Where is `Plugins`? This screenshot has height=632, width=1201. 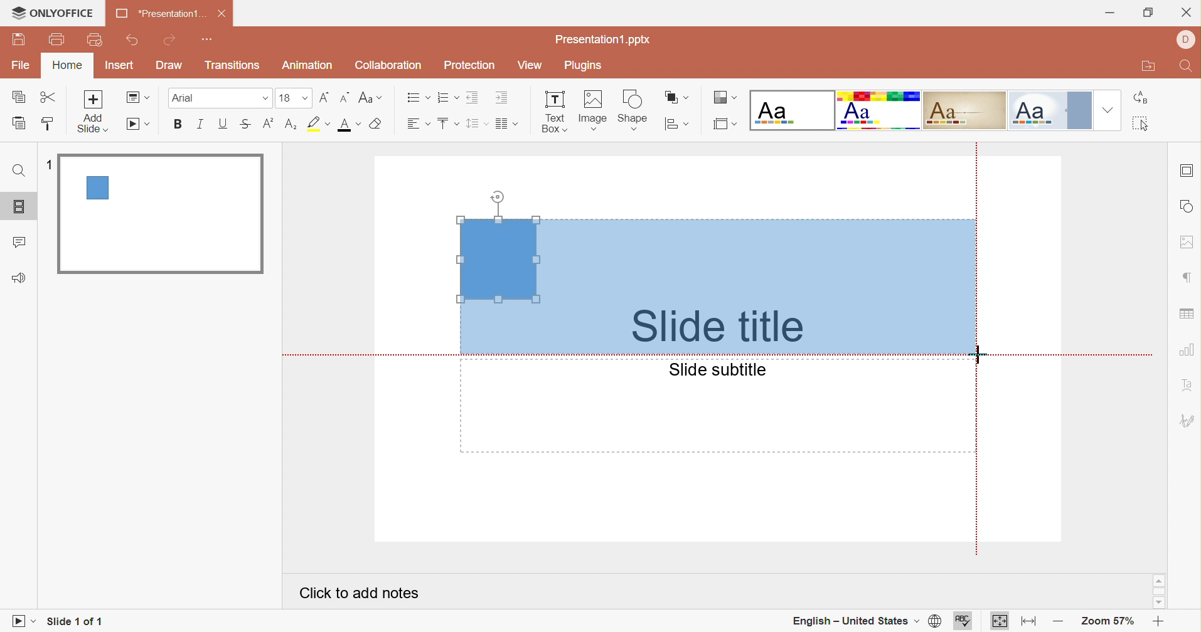
Plugins is located at coordinates (582, 66).